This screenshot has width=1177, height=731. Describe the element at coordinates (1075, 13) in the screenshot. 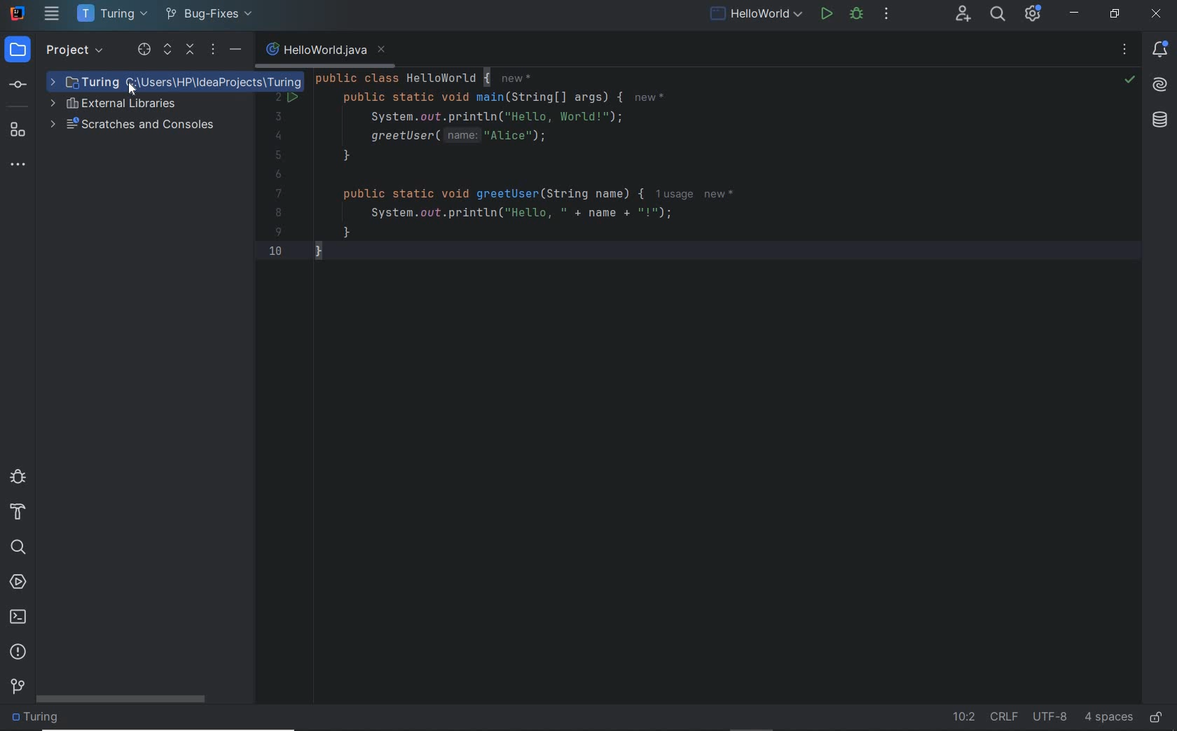

I see `minimize` at that location.